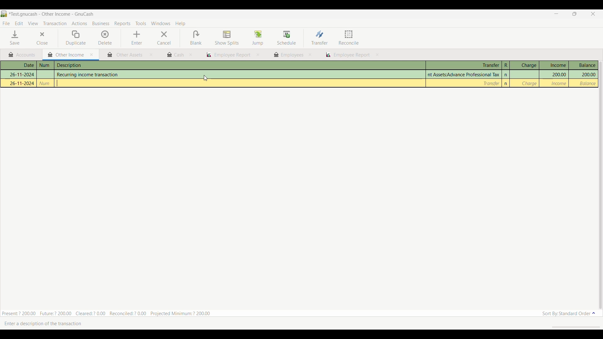 The height and width of the screenshot is (339, 603). Describe the element at coordinates (505, 65) in the screenshot. I see `R column` at that location.